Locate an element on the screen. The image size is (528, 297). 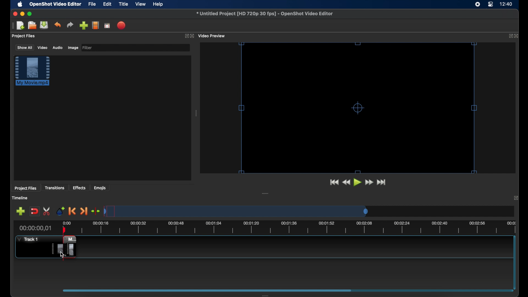
jump to start is located at coordinates (333, 182).